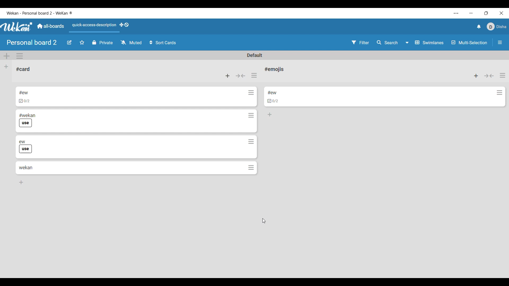 The width and height of the screenshot is (509, 286). Describe the element at coordinates (425, 43) in the screenshot. I see `Swimlane and other board view options` at that location.